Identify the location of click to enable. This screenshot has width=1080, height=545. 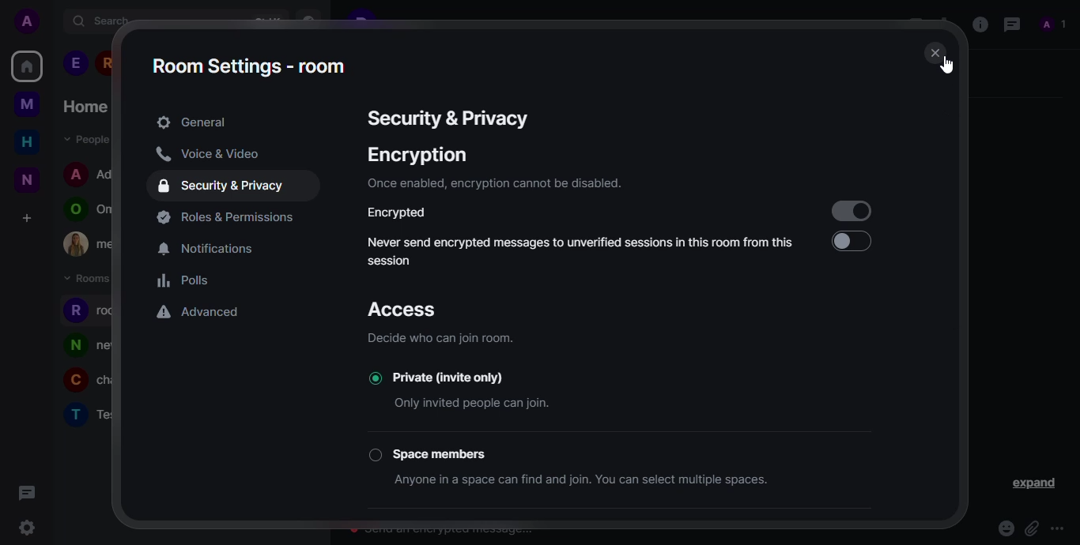
(866, 246).